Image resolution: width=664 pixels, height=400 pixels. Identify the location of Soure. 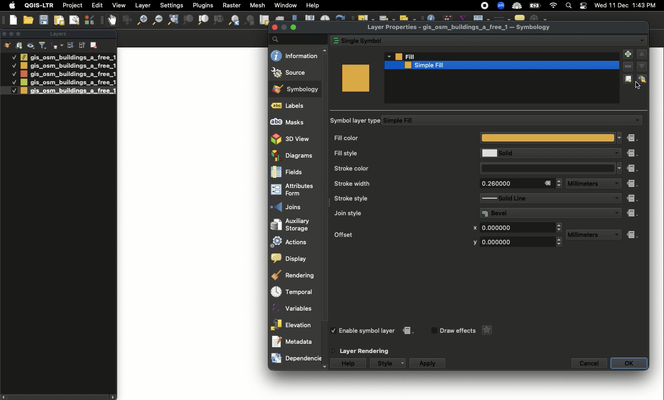
(294, 72).